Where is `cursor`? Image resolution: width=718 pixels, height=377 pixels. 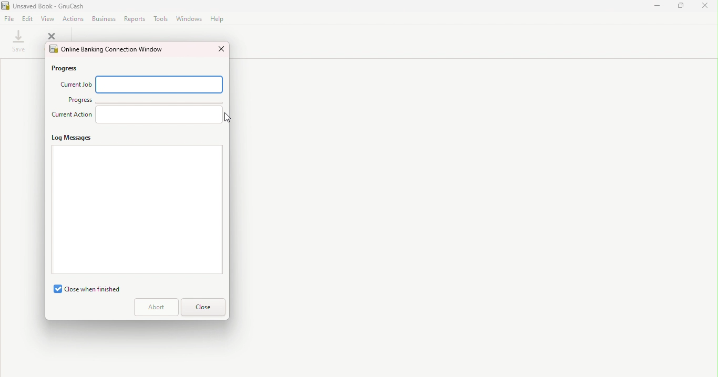 cursor is located at coordinates (228, 118).